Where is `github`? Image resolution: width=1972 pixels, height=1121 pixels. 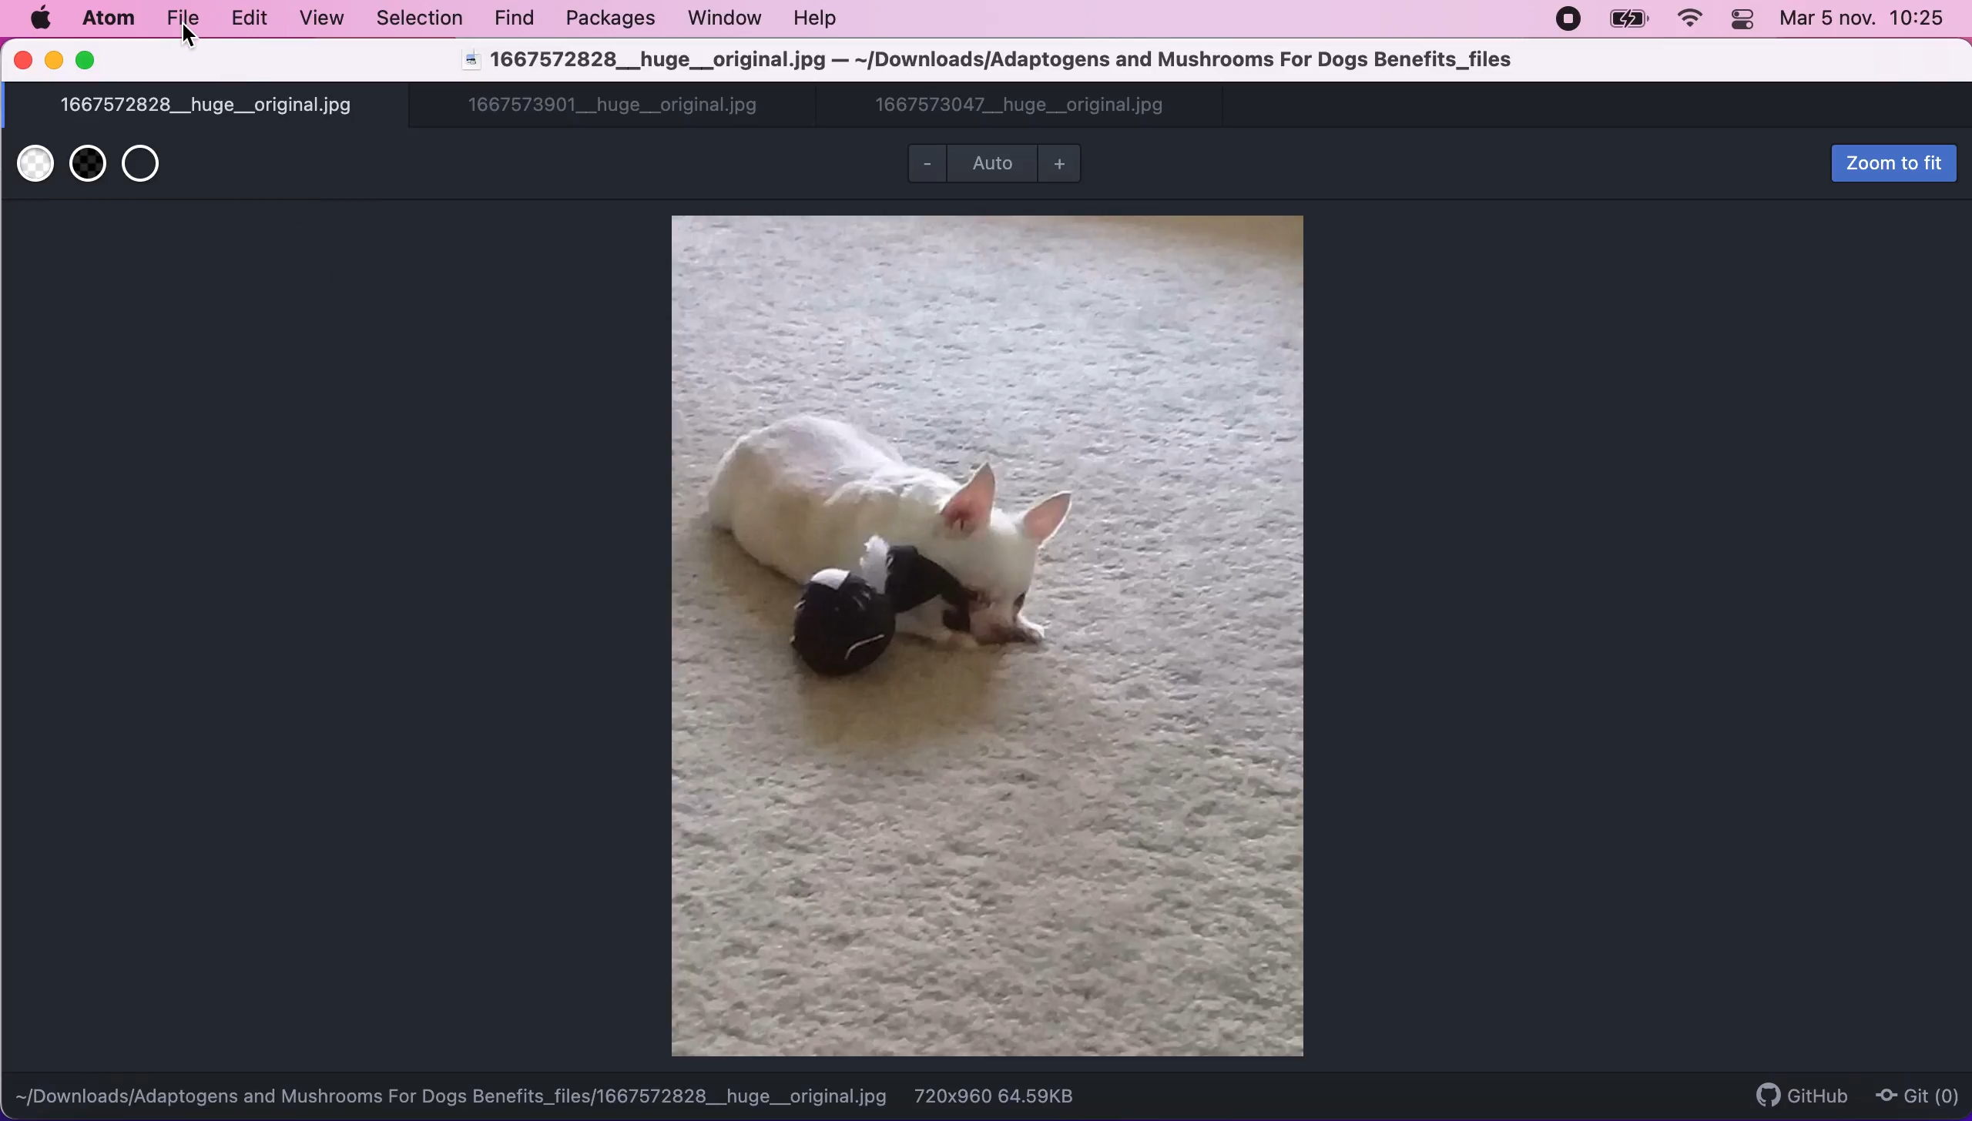
github is located at coordinates (1783, 1093).